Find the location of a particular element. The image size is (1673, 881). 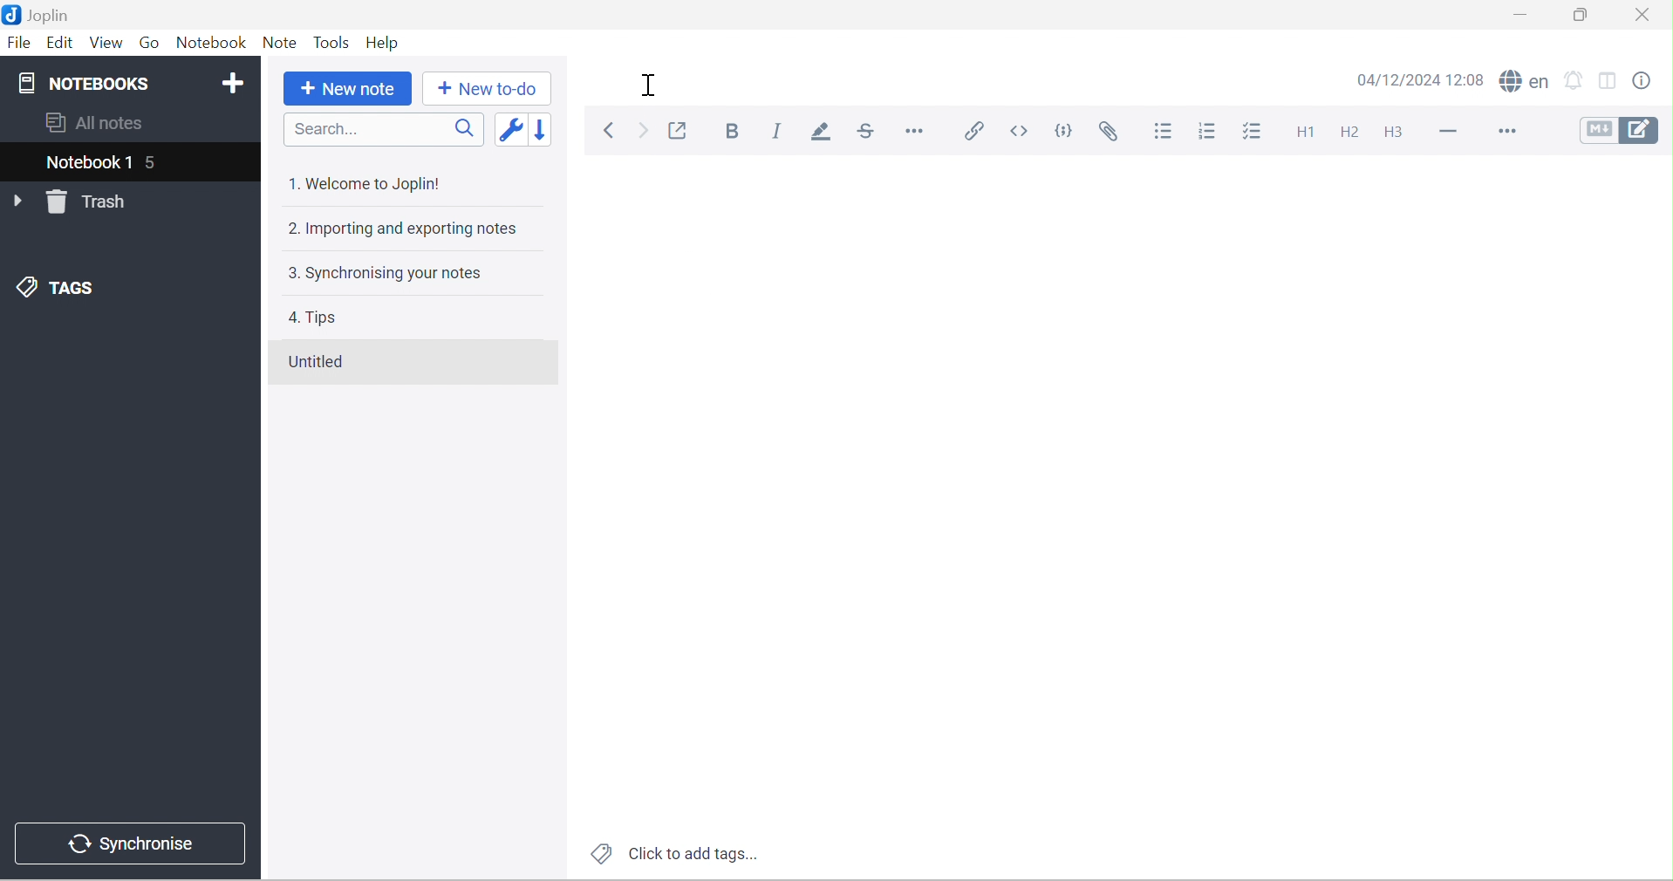

Attach file is located at coordinates (1118, 132).